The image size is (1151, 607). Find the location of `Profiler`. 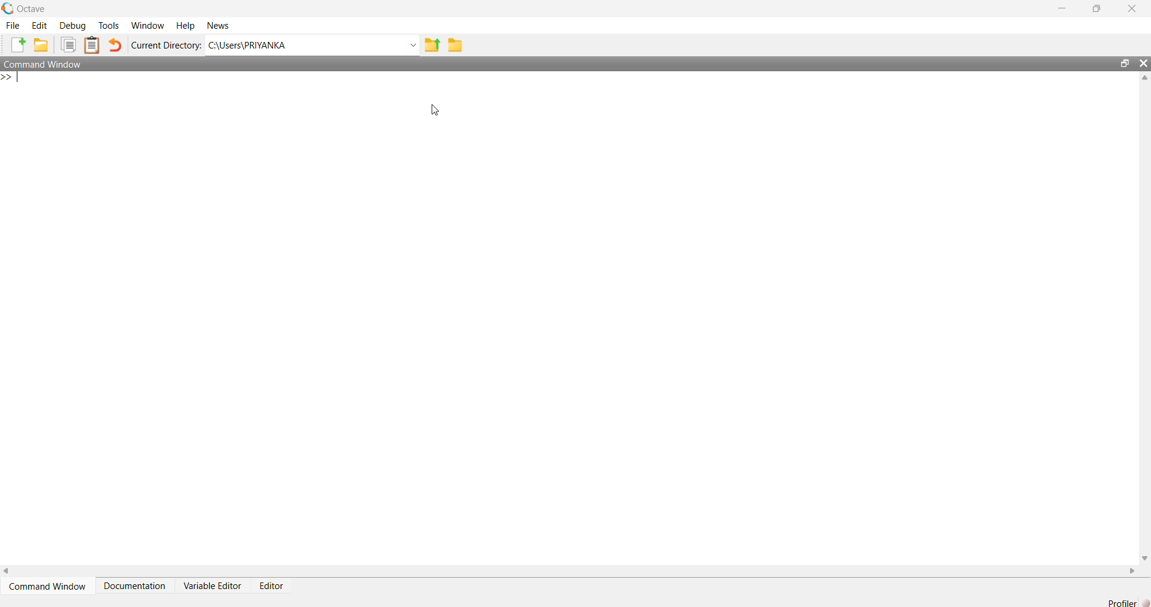

Profiler is located at coordinates (1128, 602).